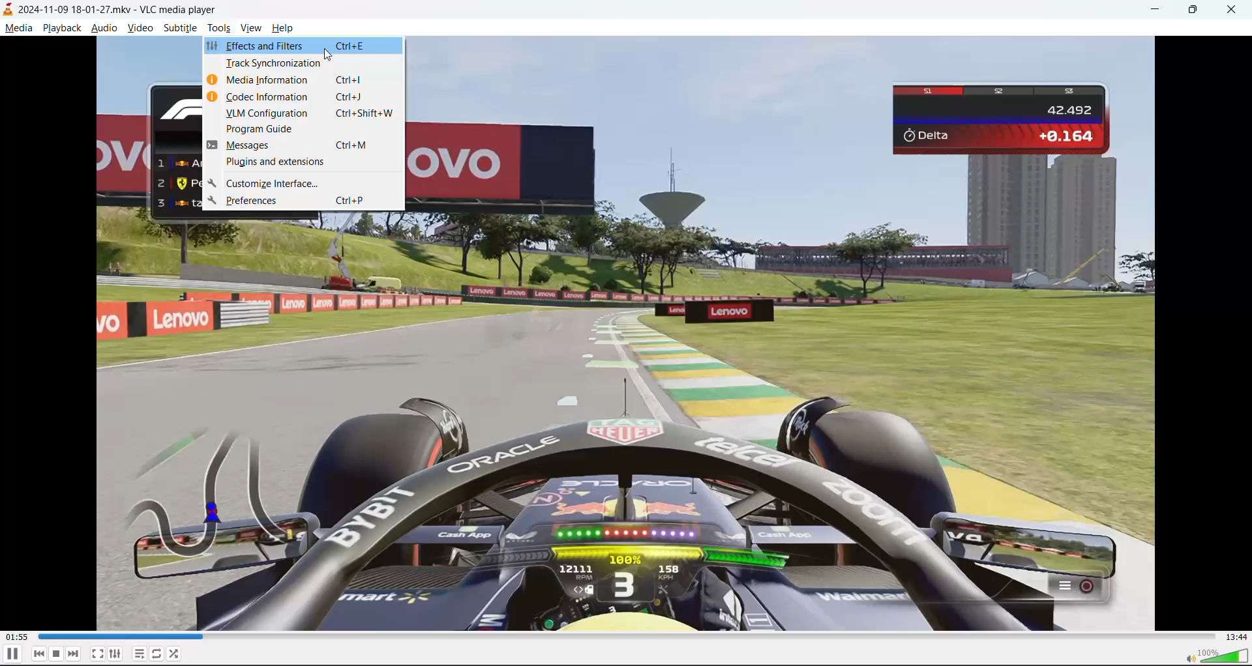 Image resolution: width=1252 pixels, height=666 pixels. Describe the element at coordinates (175, 653) in the screenshot. I see `random` at that location.